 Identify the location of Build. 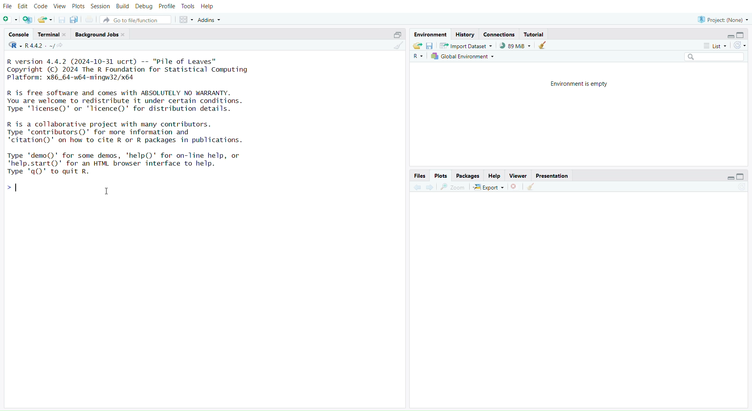
(124, 6).